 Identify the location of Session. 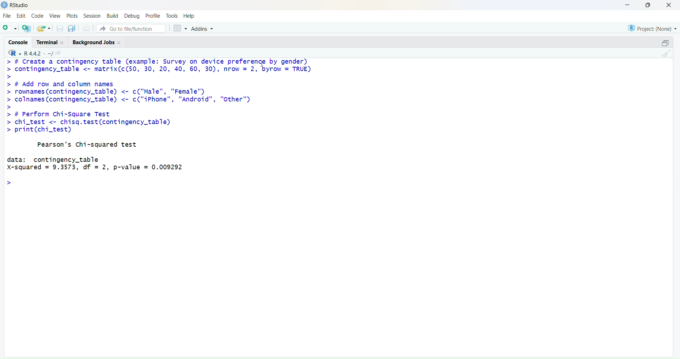
(92, 16).